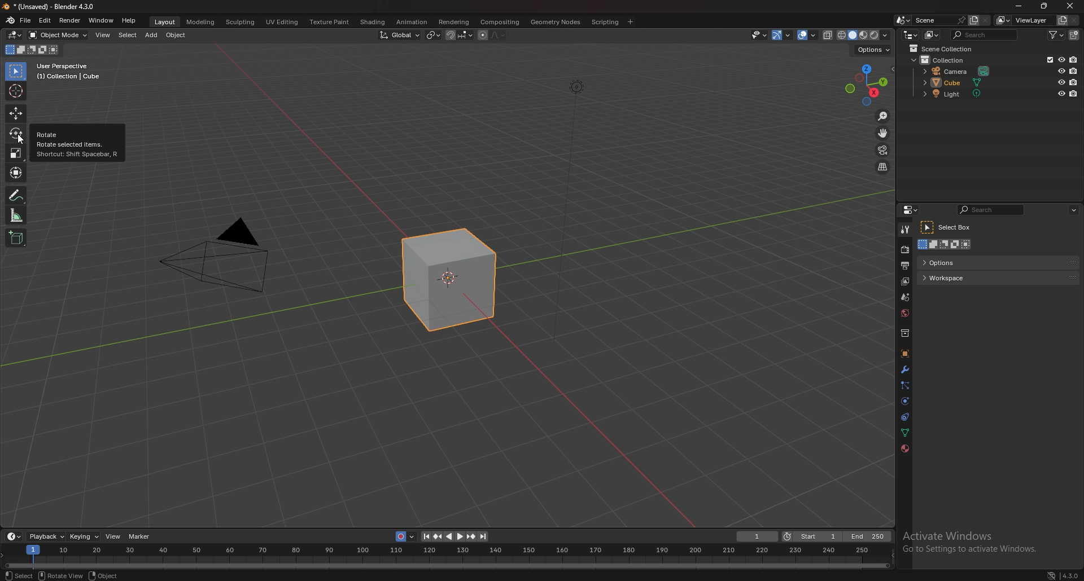 This screenshot has height=581, width=1084. Describe the element at coordinates (906, 432) in the screenshot. I see `data` at that location.